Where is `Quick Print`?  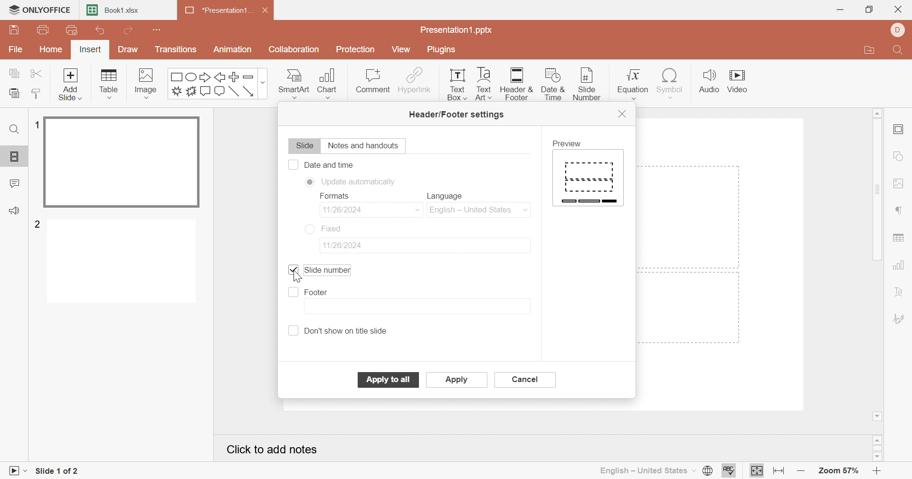 Quick Print is located at coordinates (69, 30).